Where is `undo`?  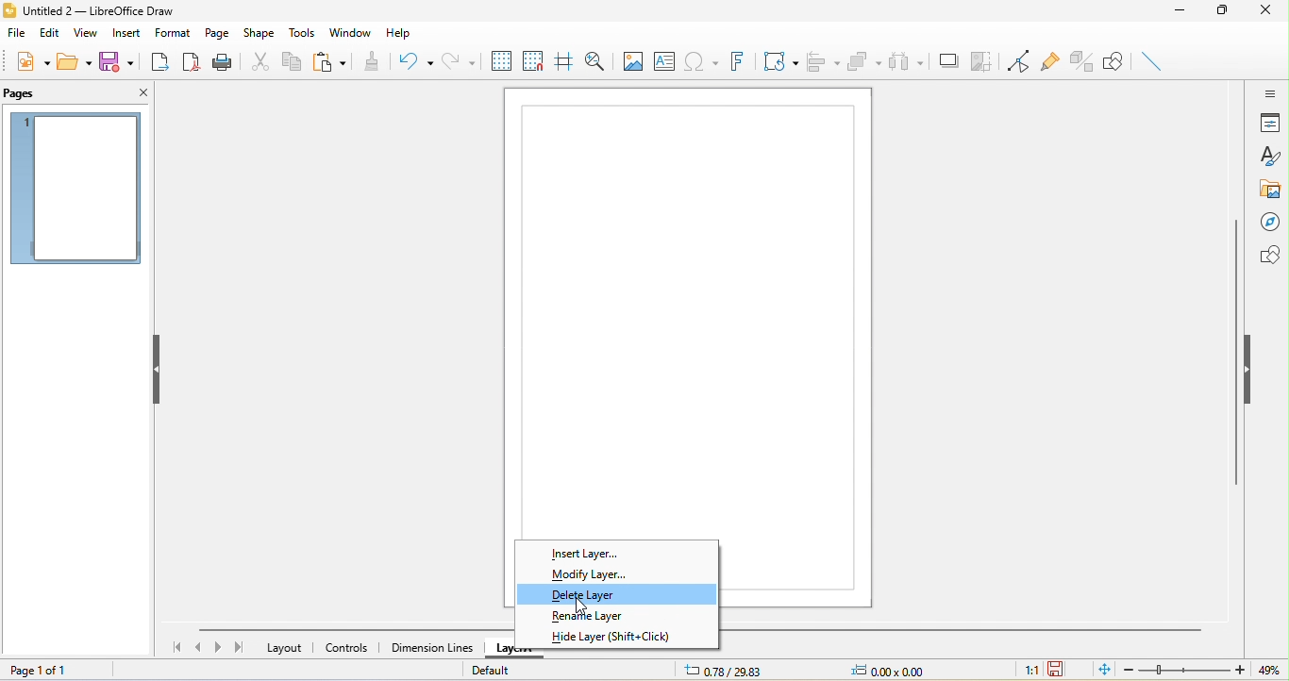
undo is located at coordinates (410, 62).